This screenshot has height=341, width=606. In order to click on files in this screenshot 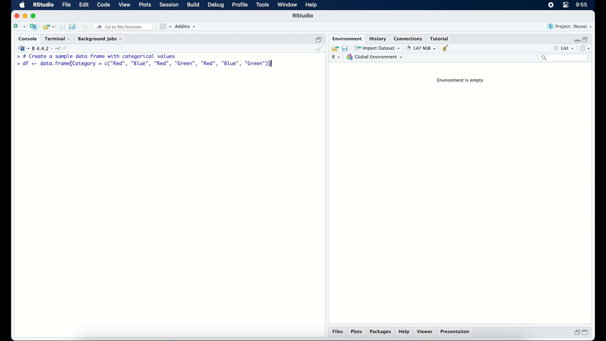, I will do `click(337, 332)`.